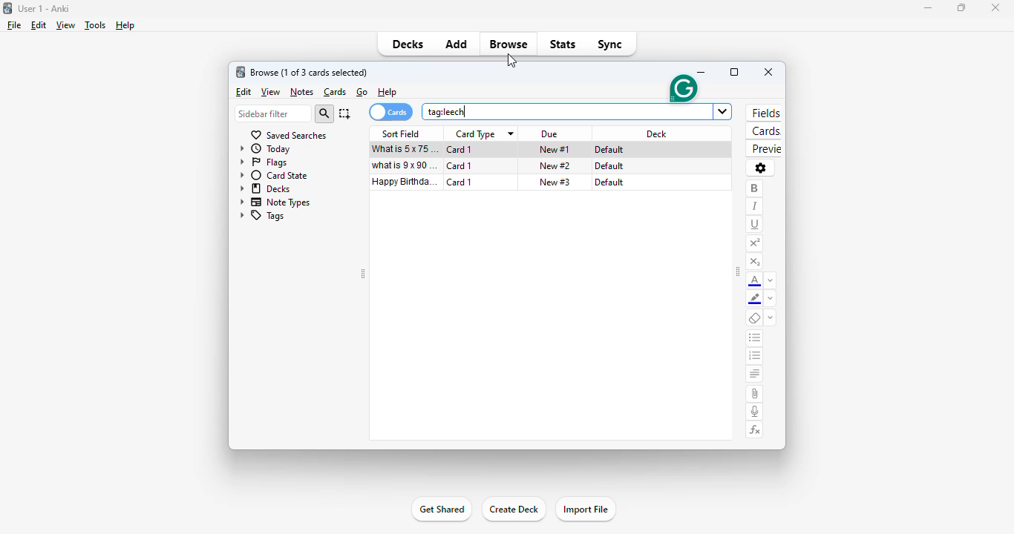 The image size is (1014, 534). Describe the element at coordinates (755, 338) in the screenshot. I see `unordered list` at that location.